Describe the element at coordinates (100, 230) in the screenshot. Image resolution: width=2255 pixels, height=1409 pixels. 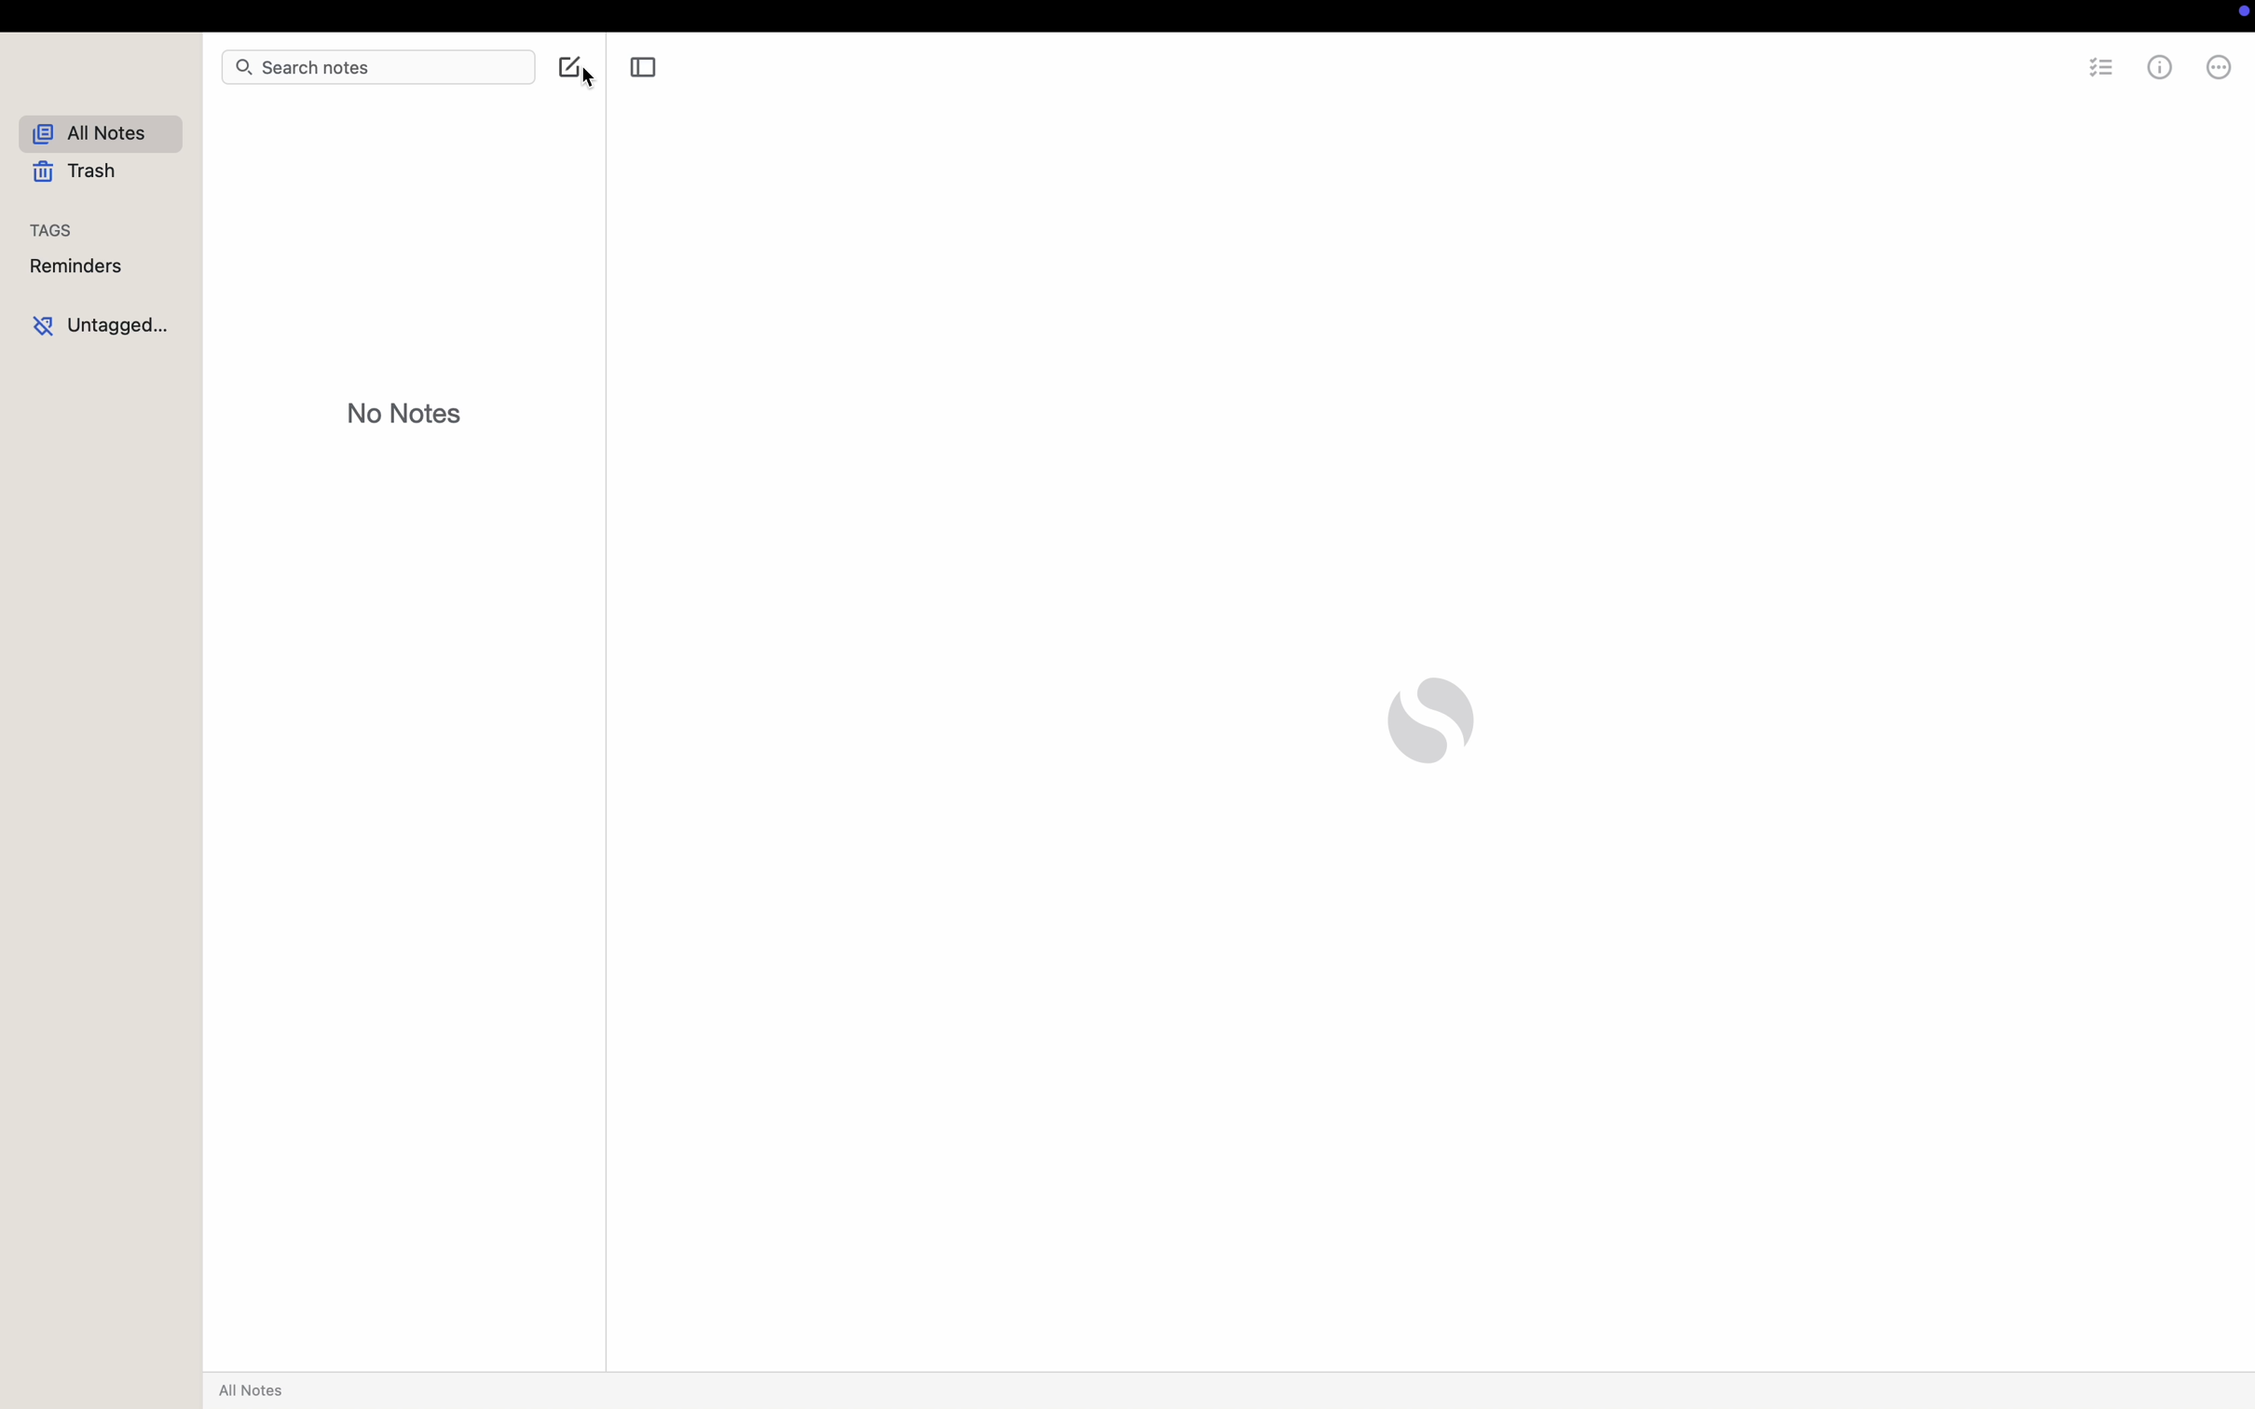
I see `tags` at that location.